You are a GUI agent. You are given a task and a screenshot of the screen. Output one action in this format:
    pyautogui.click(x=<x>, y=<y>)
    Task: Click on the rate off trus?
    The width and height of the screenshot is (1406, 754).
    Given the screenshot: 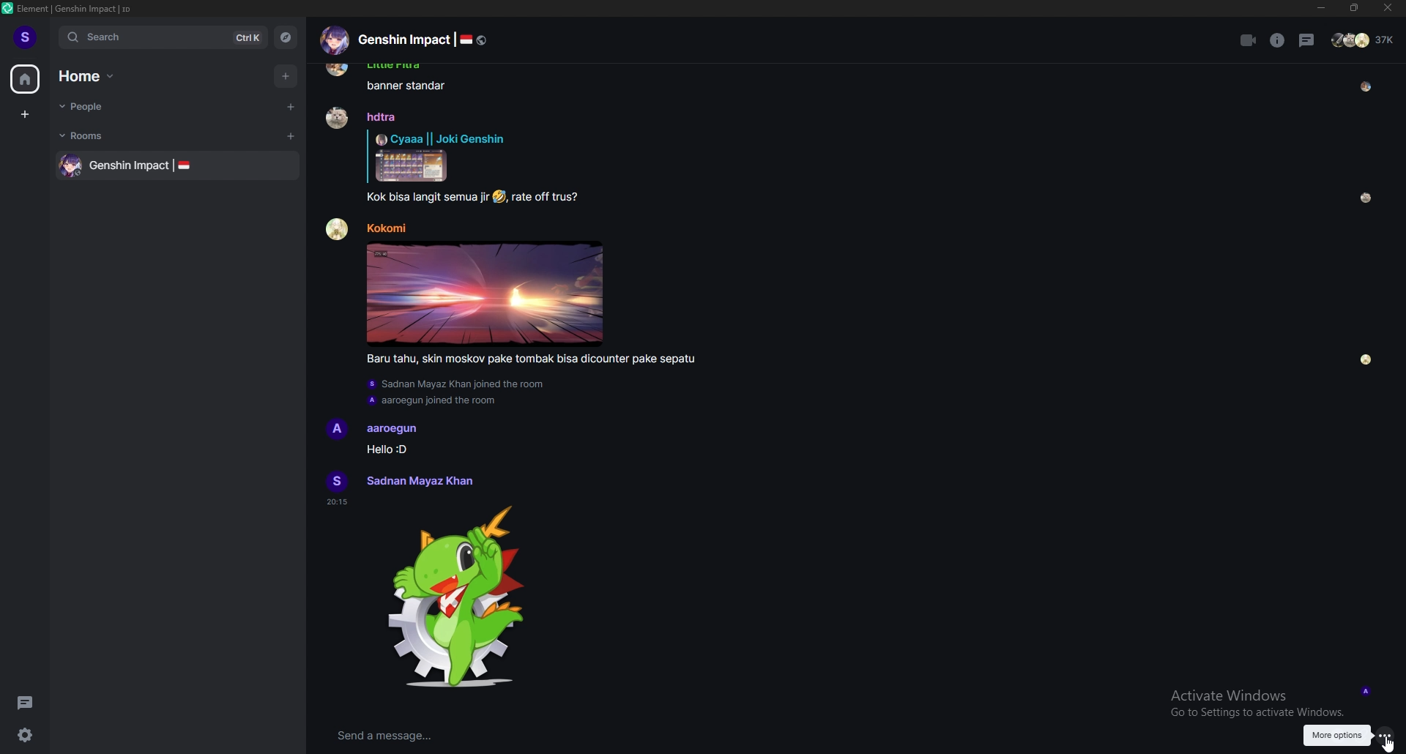 What is the action you would take?
    pyautogui.click(x=546, y=198)
    